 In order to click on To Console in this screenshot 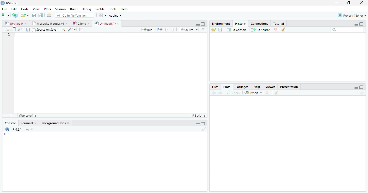, I will do `click(237, 30)`.